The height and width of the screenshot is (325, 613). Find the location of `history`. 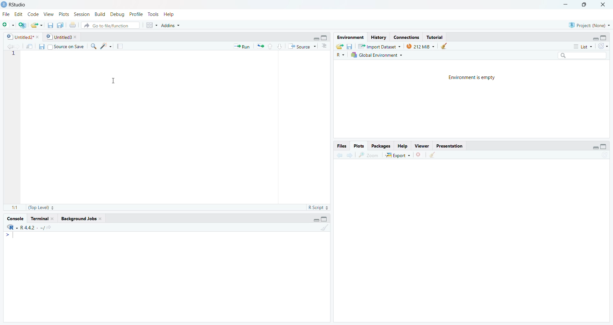

history is located at coordinates (377, 37).